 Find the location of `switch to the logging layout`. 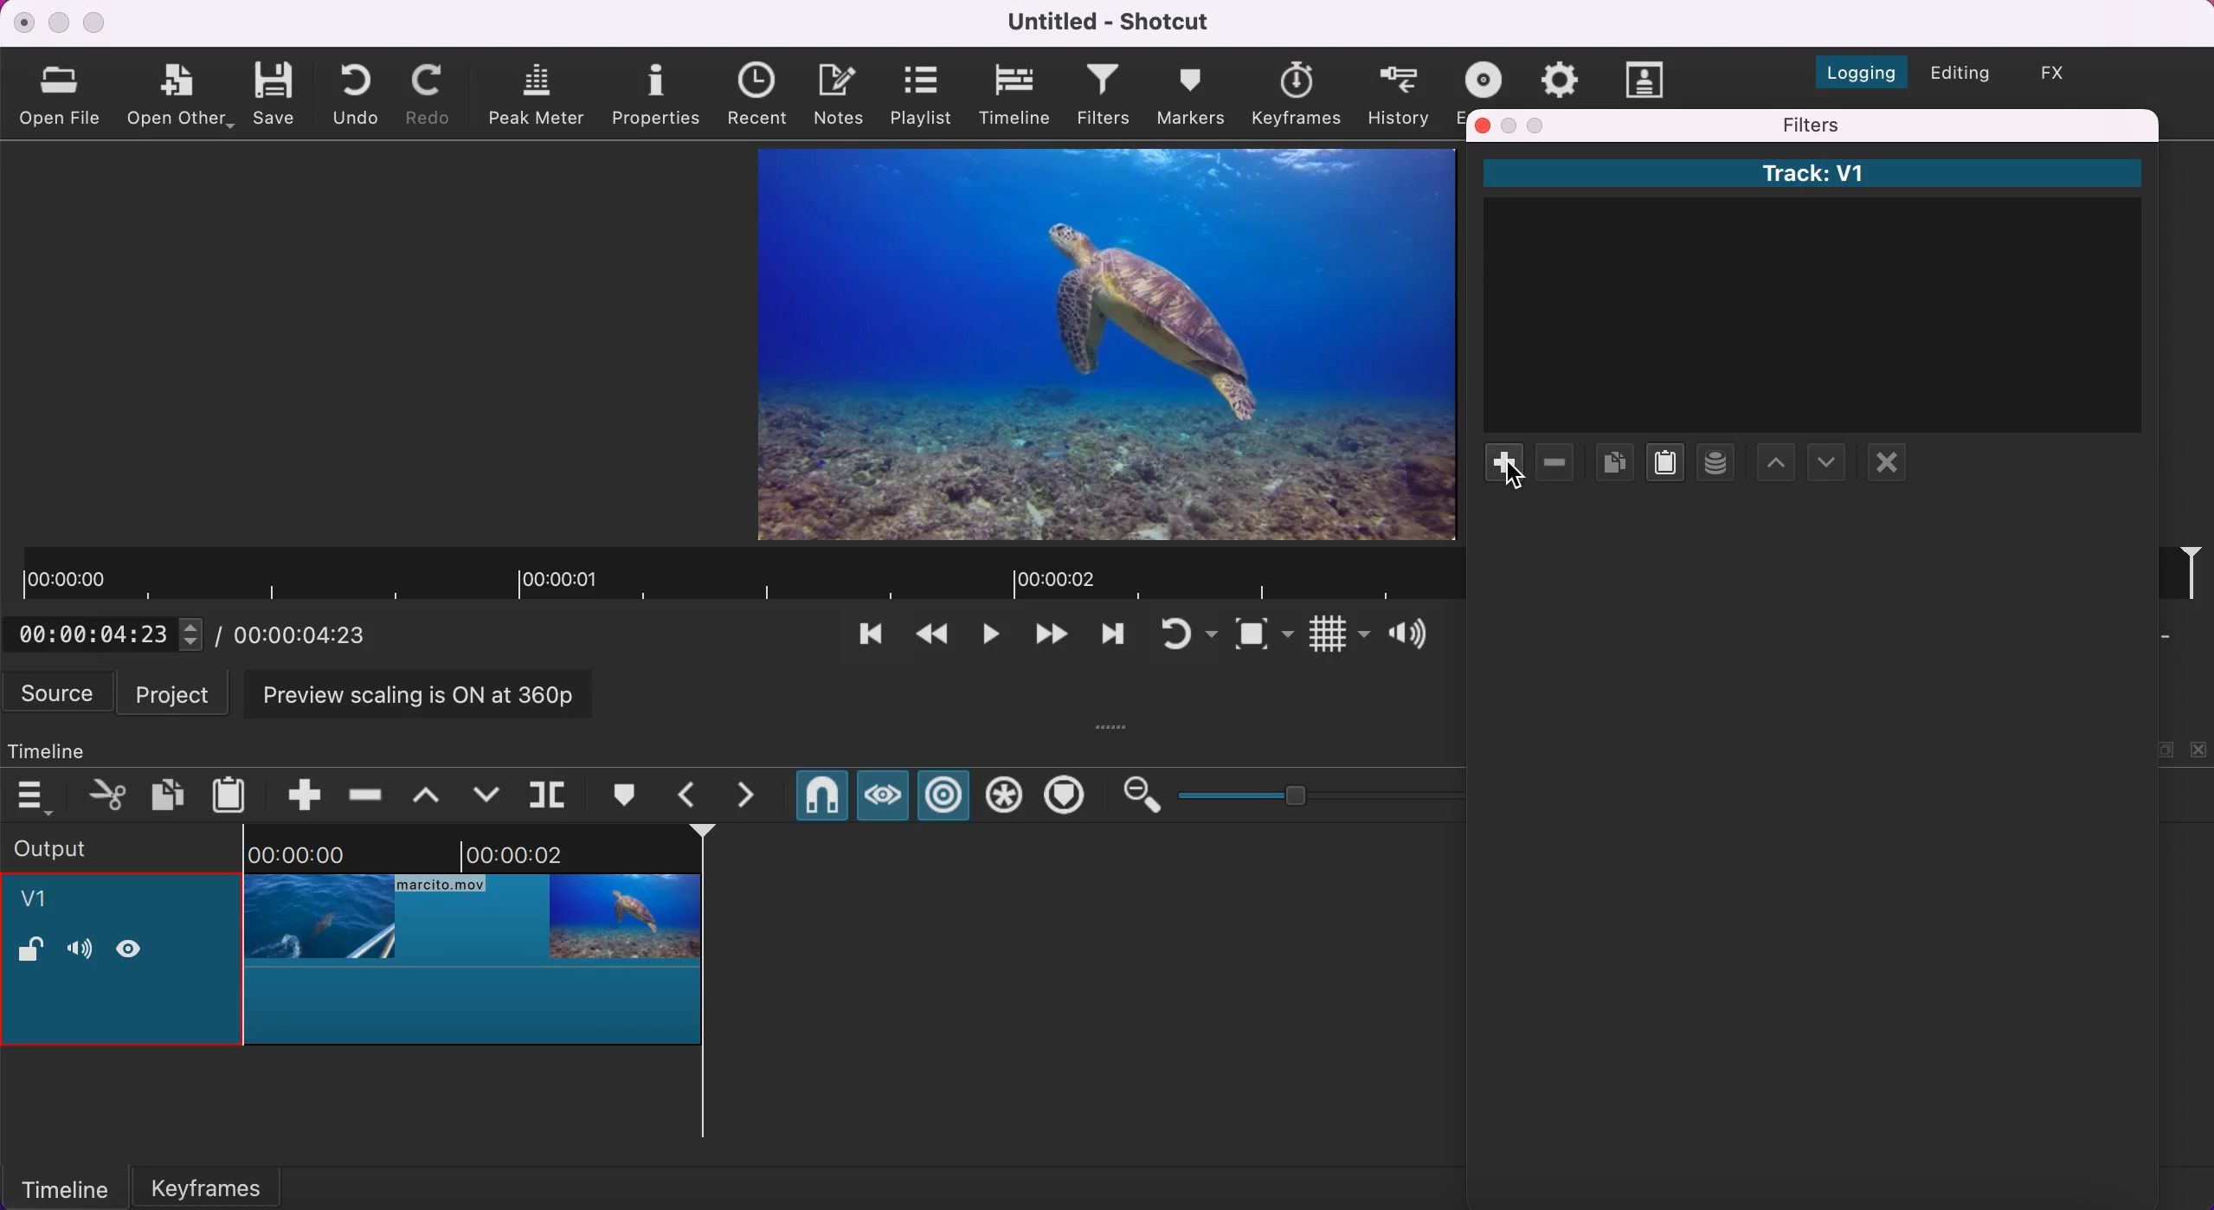

switch to the logging layout is located at coordinates (1851, 68).